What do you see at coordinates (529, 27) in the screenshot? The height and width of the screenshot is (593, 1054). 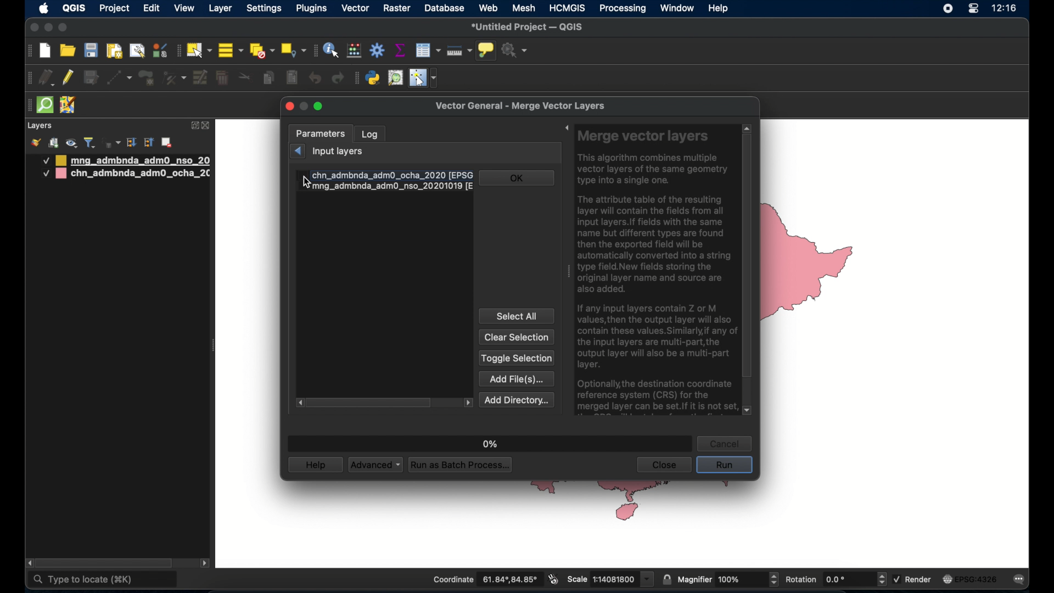 I see `untitled project - QGIS` at bounding box center [529, 27].